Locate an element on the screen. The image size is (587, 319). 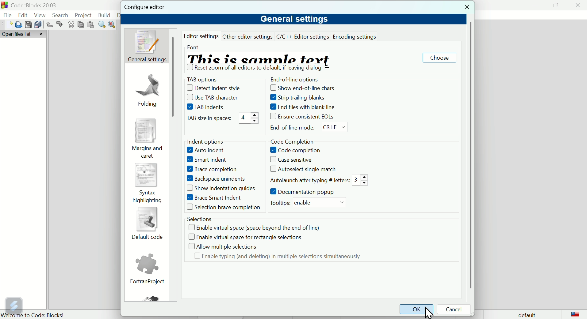
Configure editor is located at coordinates (151, 7).